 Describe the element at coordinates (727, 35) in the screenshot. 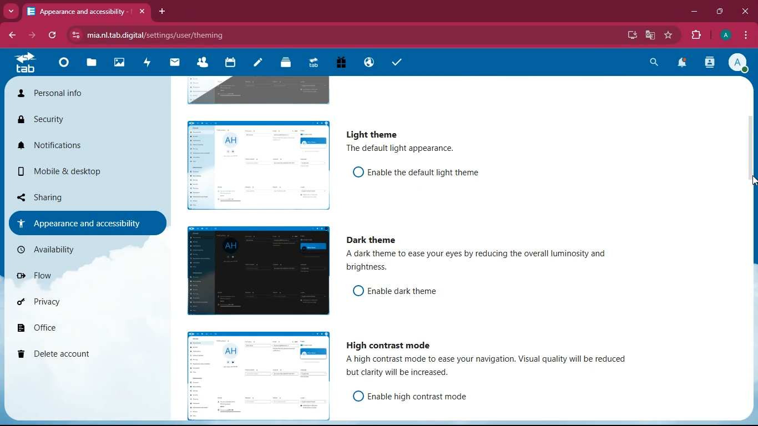

I see `profile` at that location.